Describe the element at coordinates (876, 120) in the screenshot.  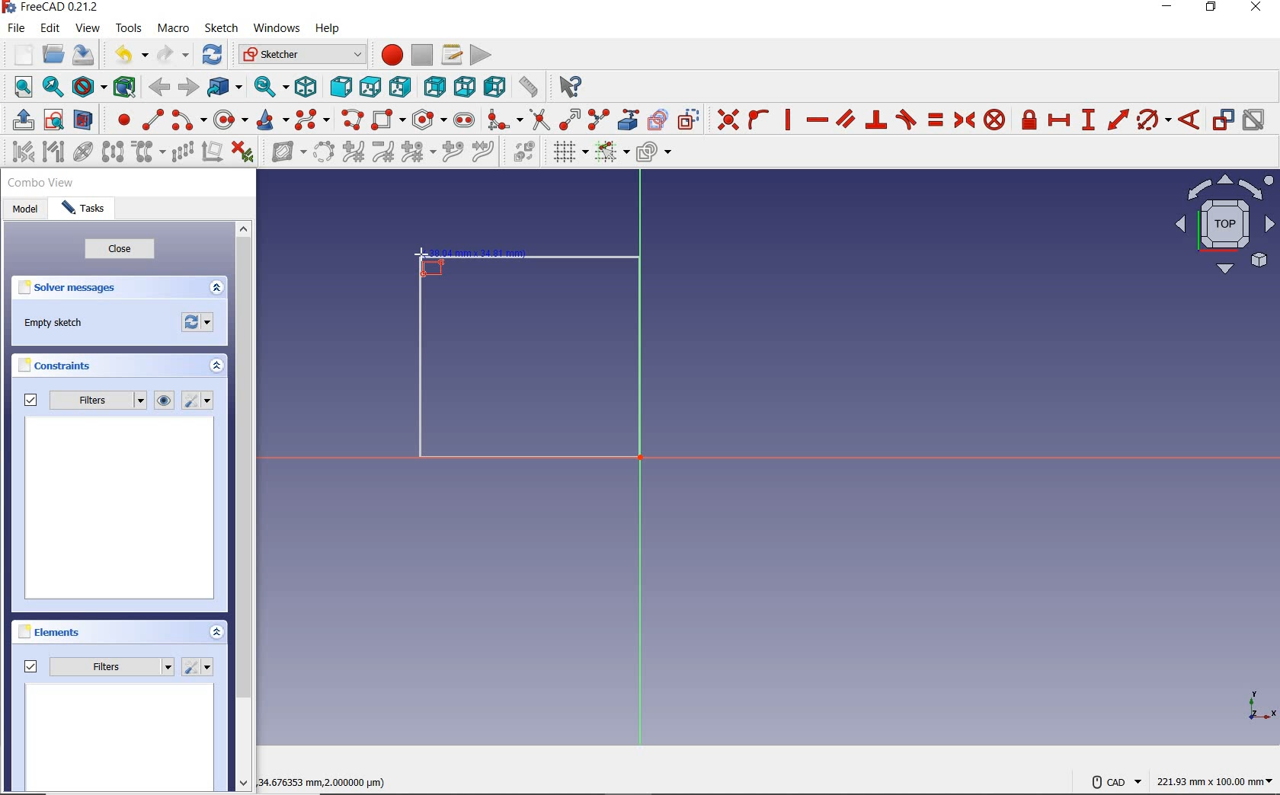
I see `constrain perpendicular` at that location.